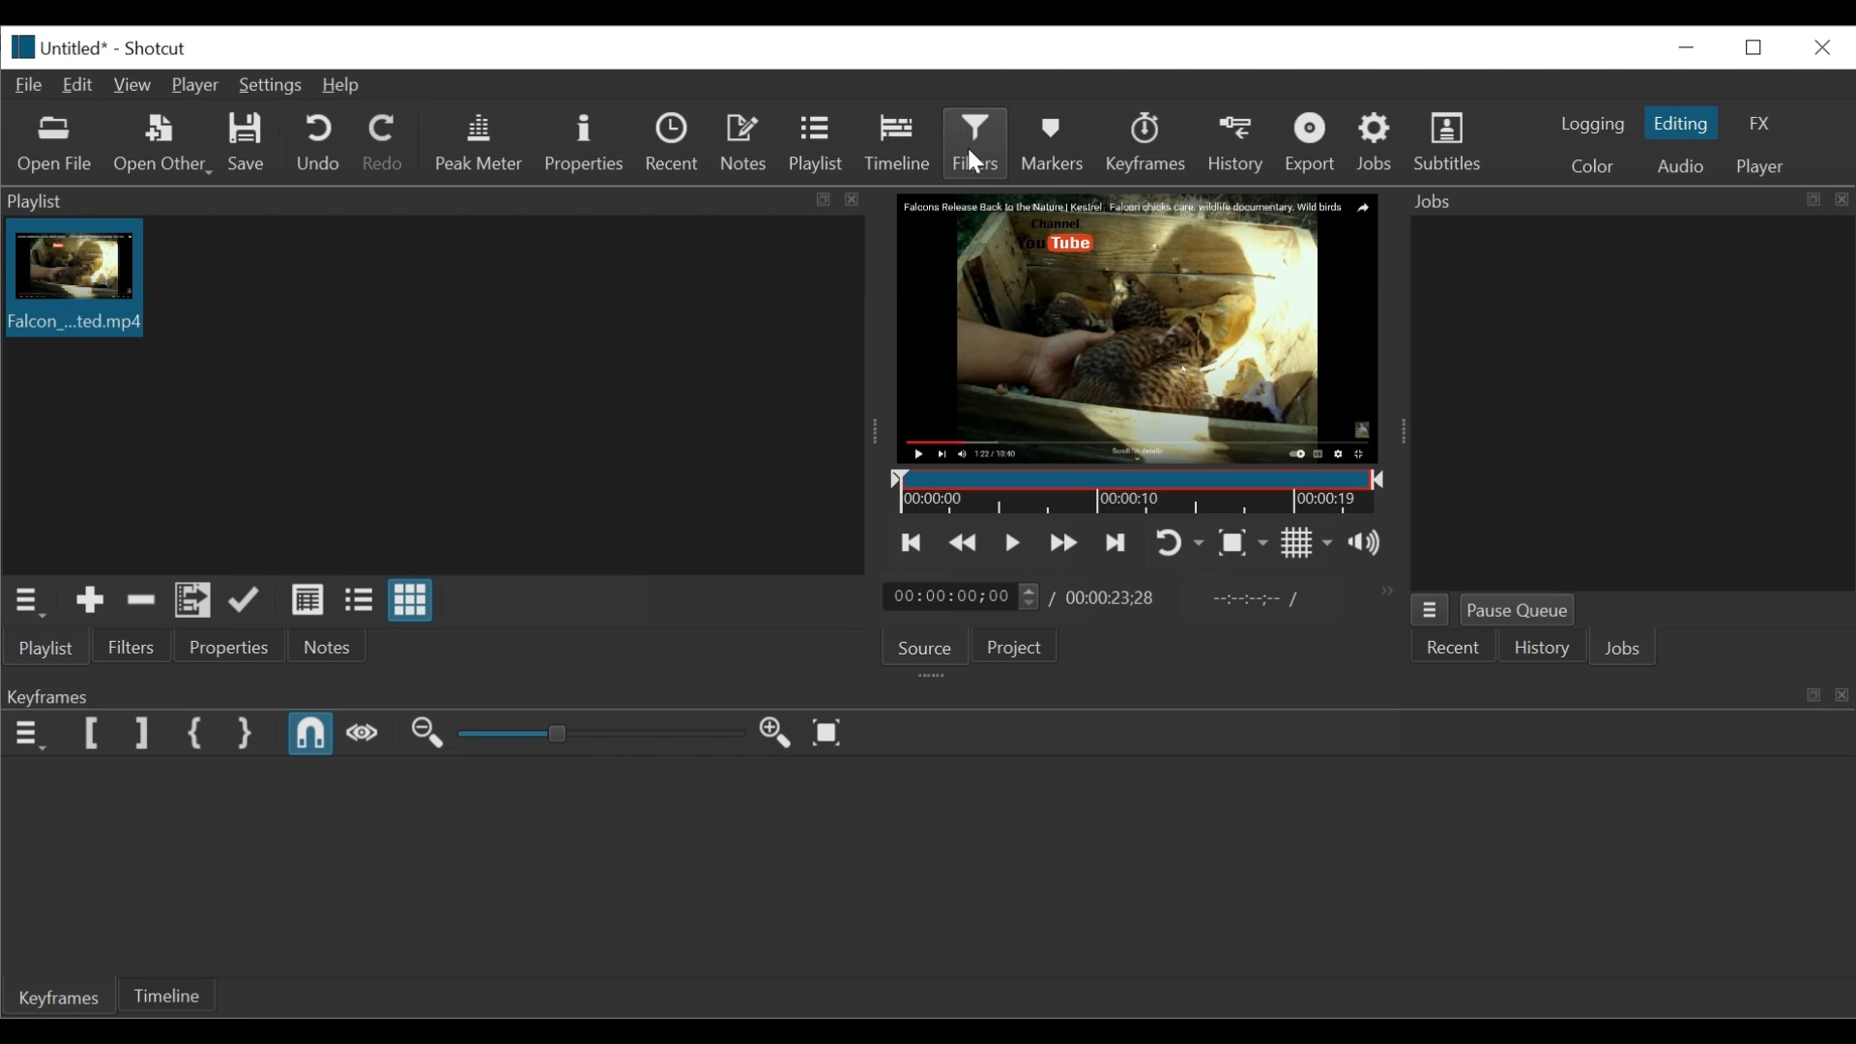 This screenshot has height=1044, width=1856. Describe the element at coordinates (167, 995) in the screenshot. I see `Timeline` at that location.